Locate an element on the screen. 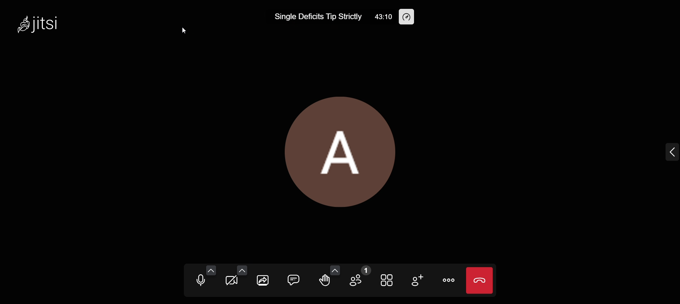 The image size is (680, 304). display picture is located at coordinates (346, 152).